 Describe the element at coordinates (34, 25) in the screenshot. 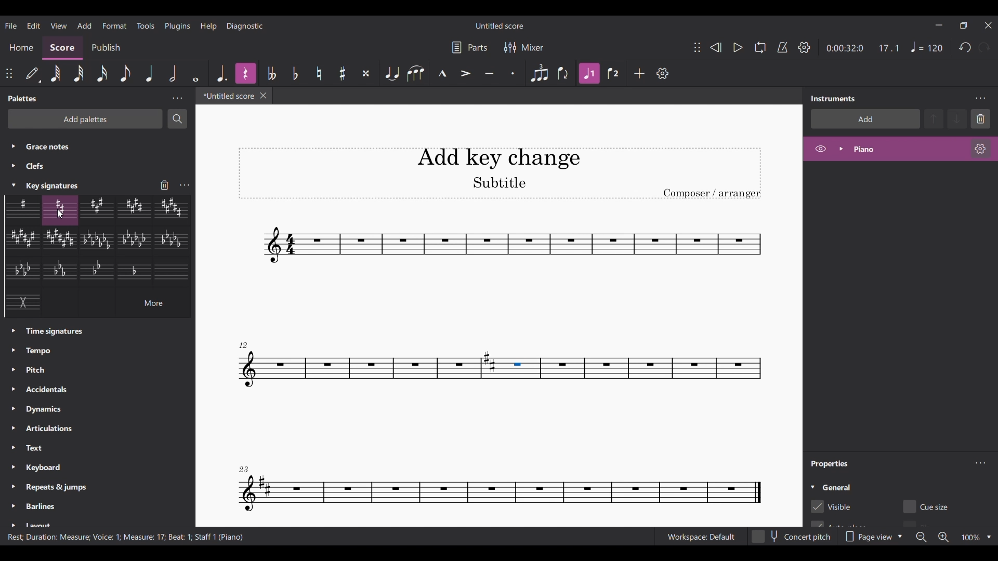

I see `Edit menu` at that location.